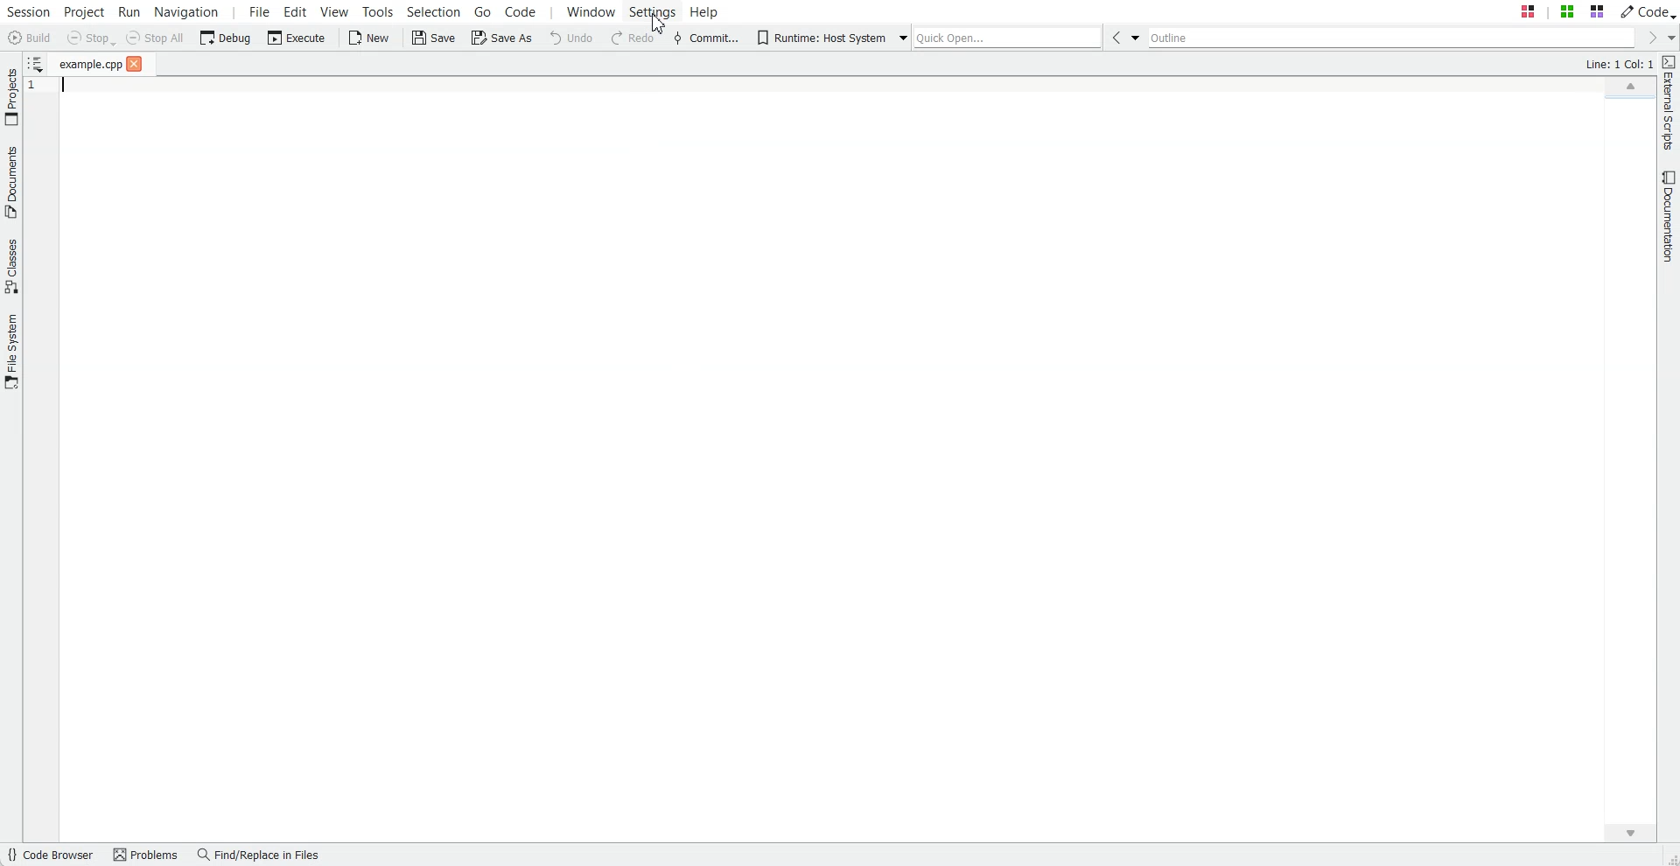 This screenshot has height=866, width=1680. Describe the element at coordinates (501, 38) in the screenshot. I see `Save As` at that location.